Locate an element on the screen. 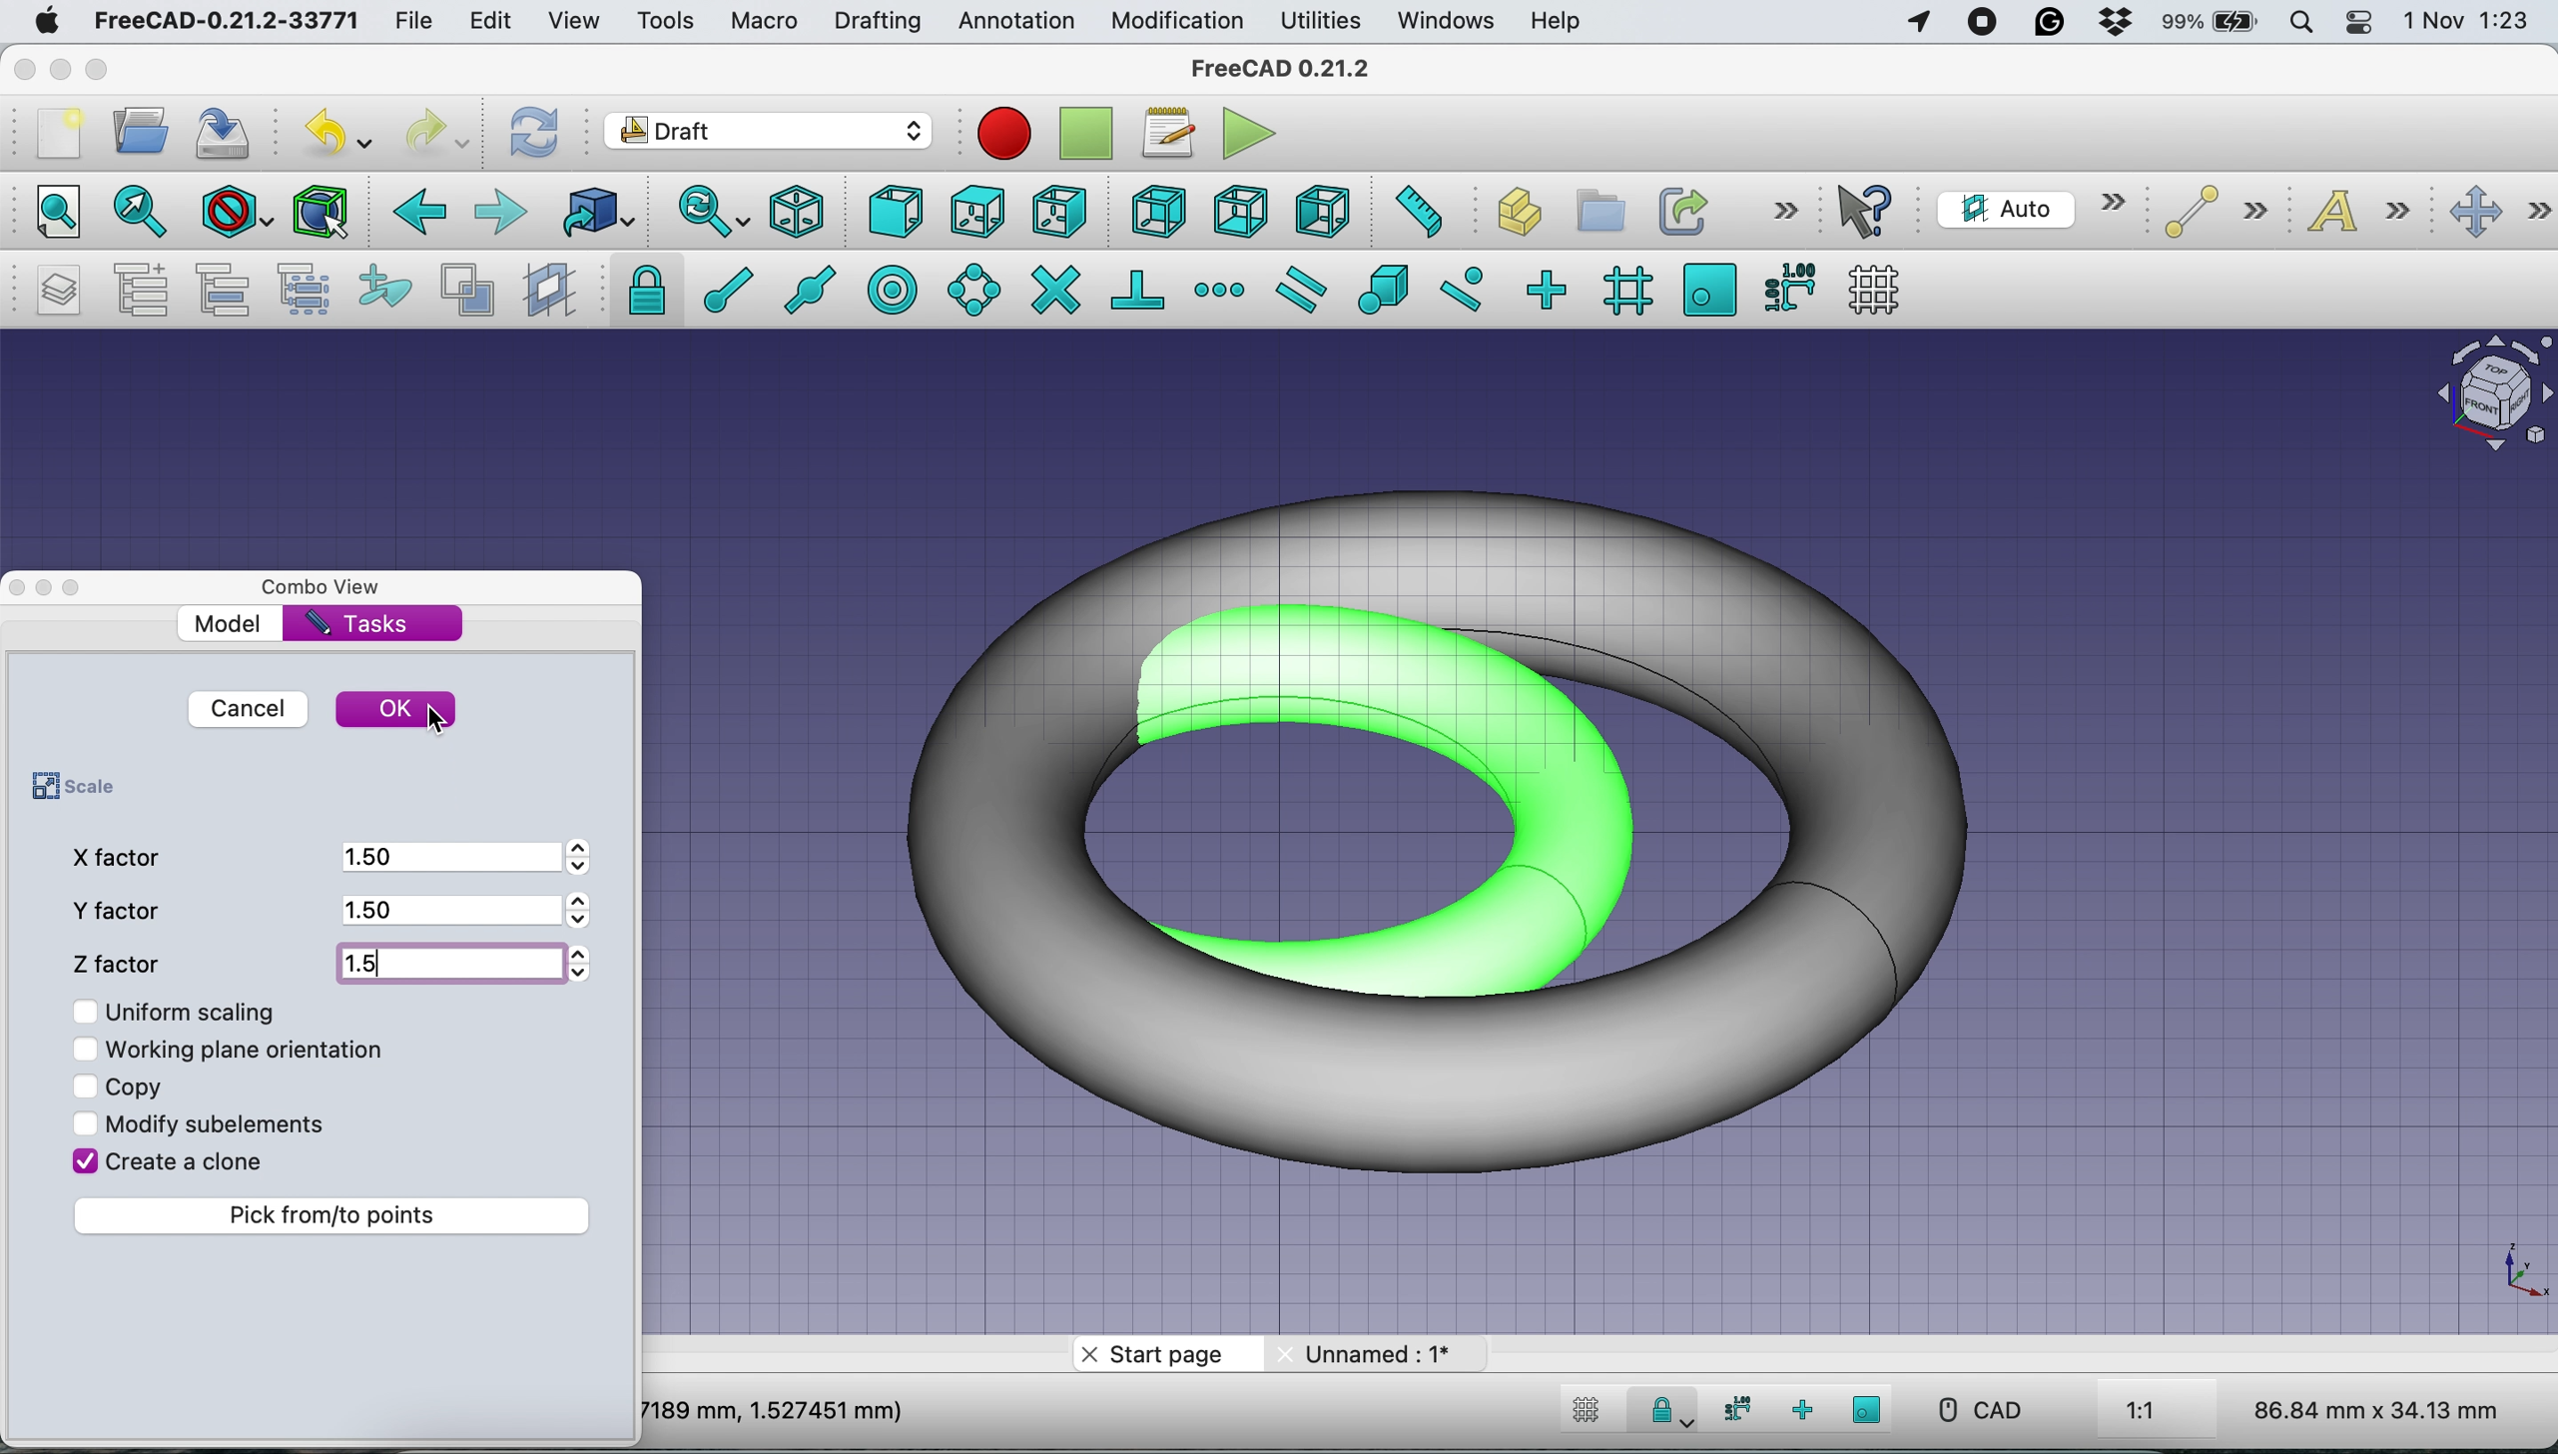 This screenshot has height=1454, width=2558. help is located at coordinates (1552, 22).